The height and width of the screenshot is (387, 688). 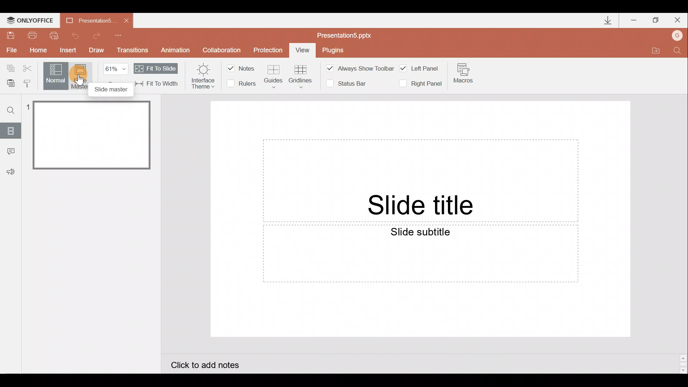 What do you see at coordinates (82, 76) in the screenshot?
I see `Master slides` at bounding box center [82, 76].